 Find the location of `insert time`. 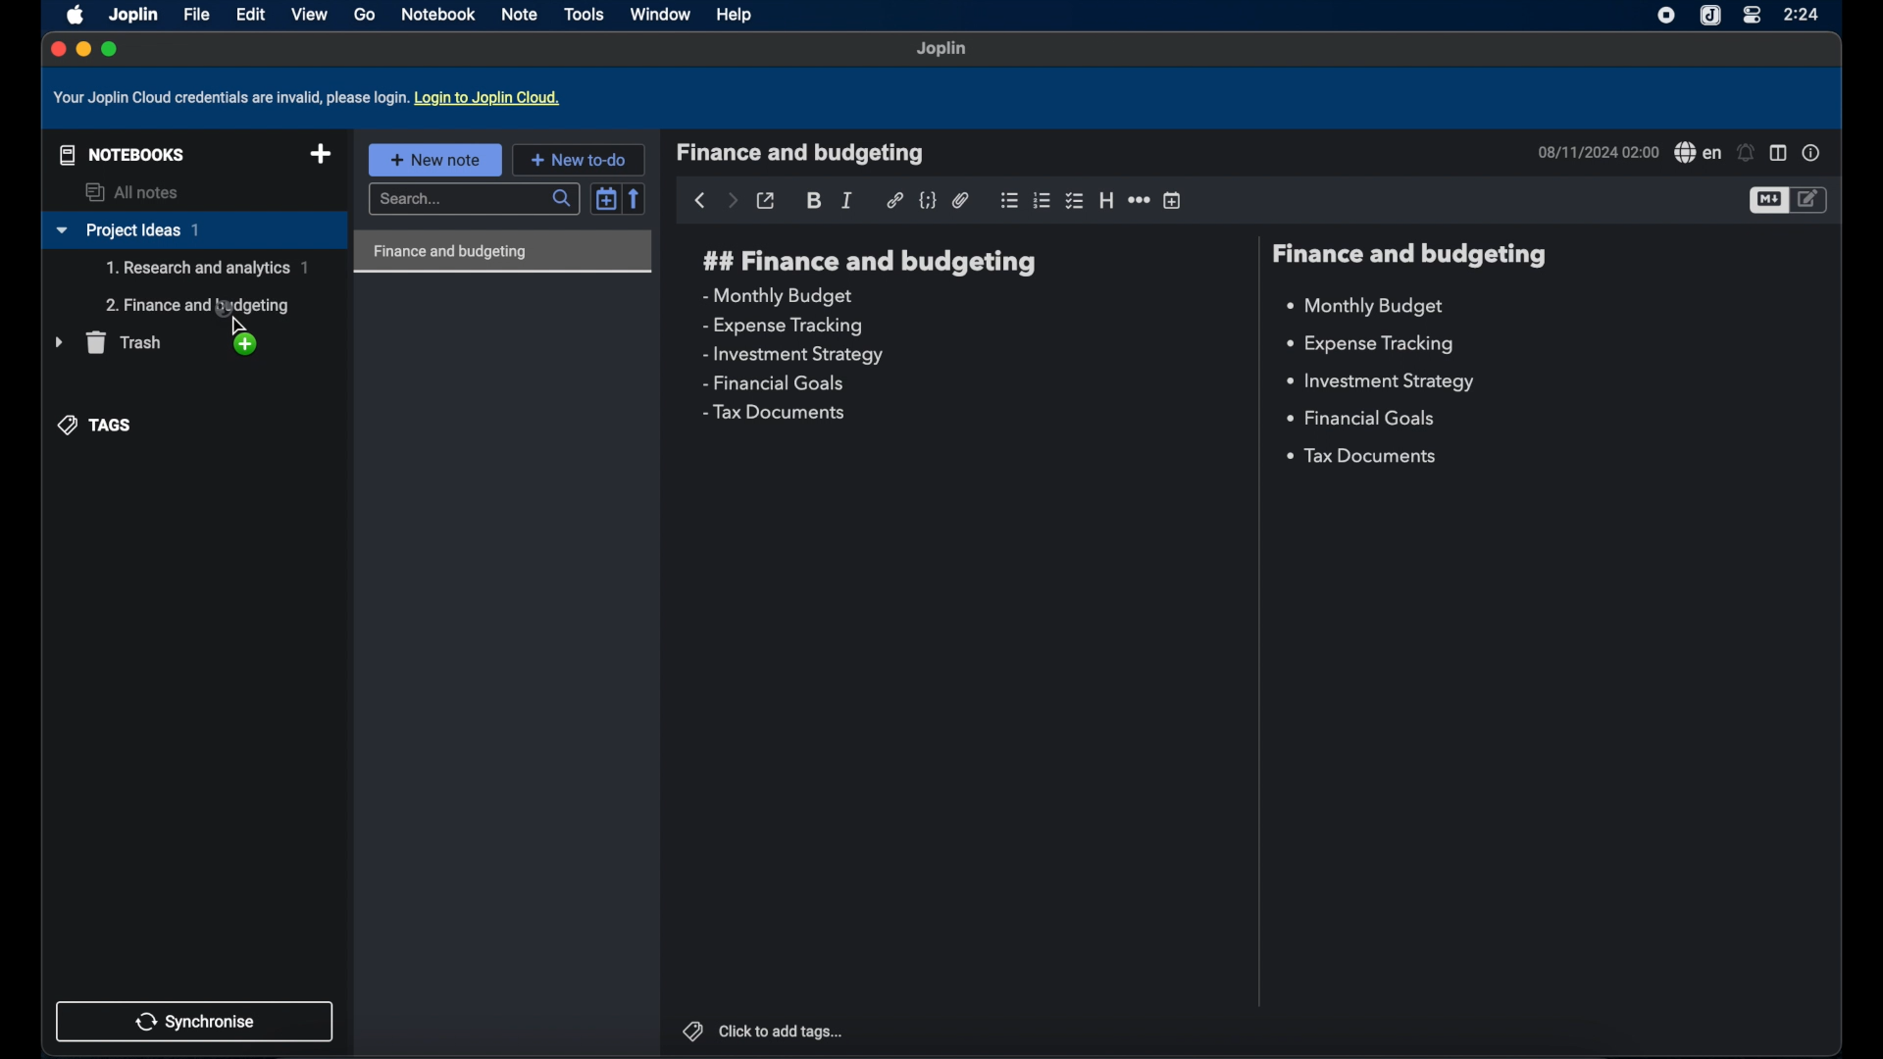

insert time is located at coordinates (1174, 201).